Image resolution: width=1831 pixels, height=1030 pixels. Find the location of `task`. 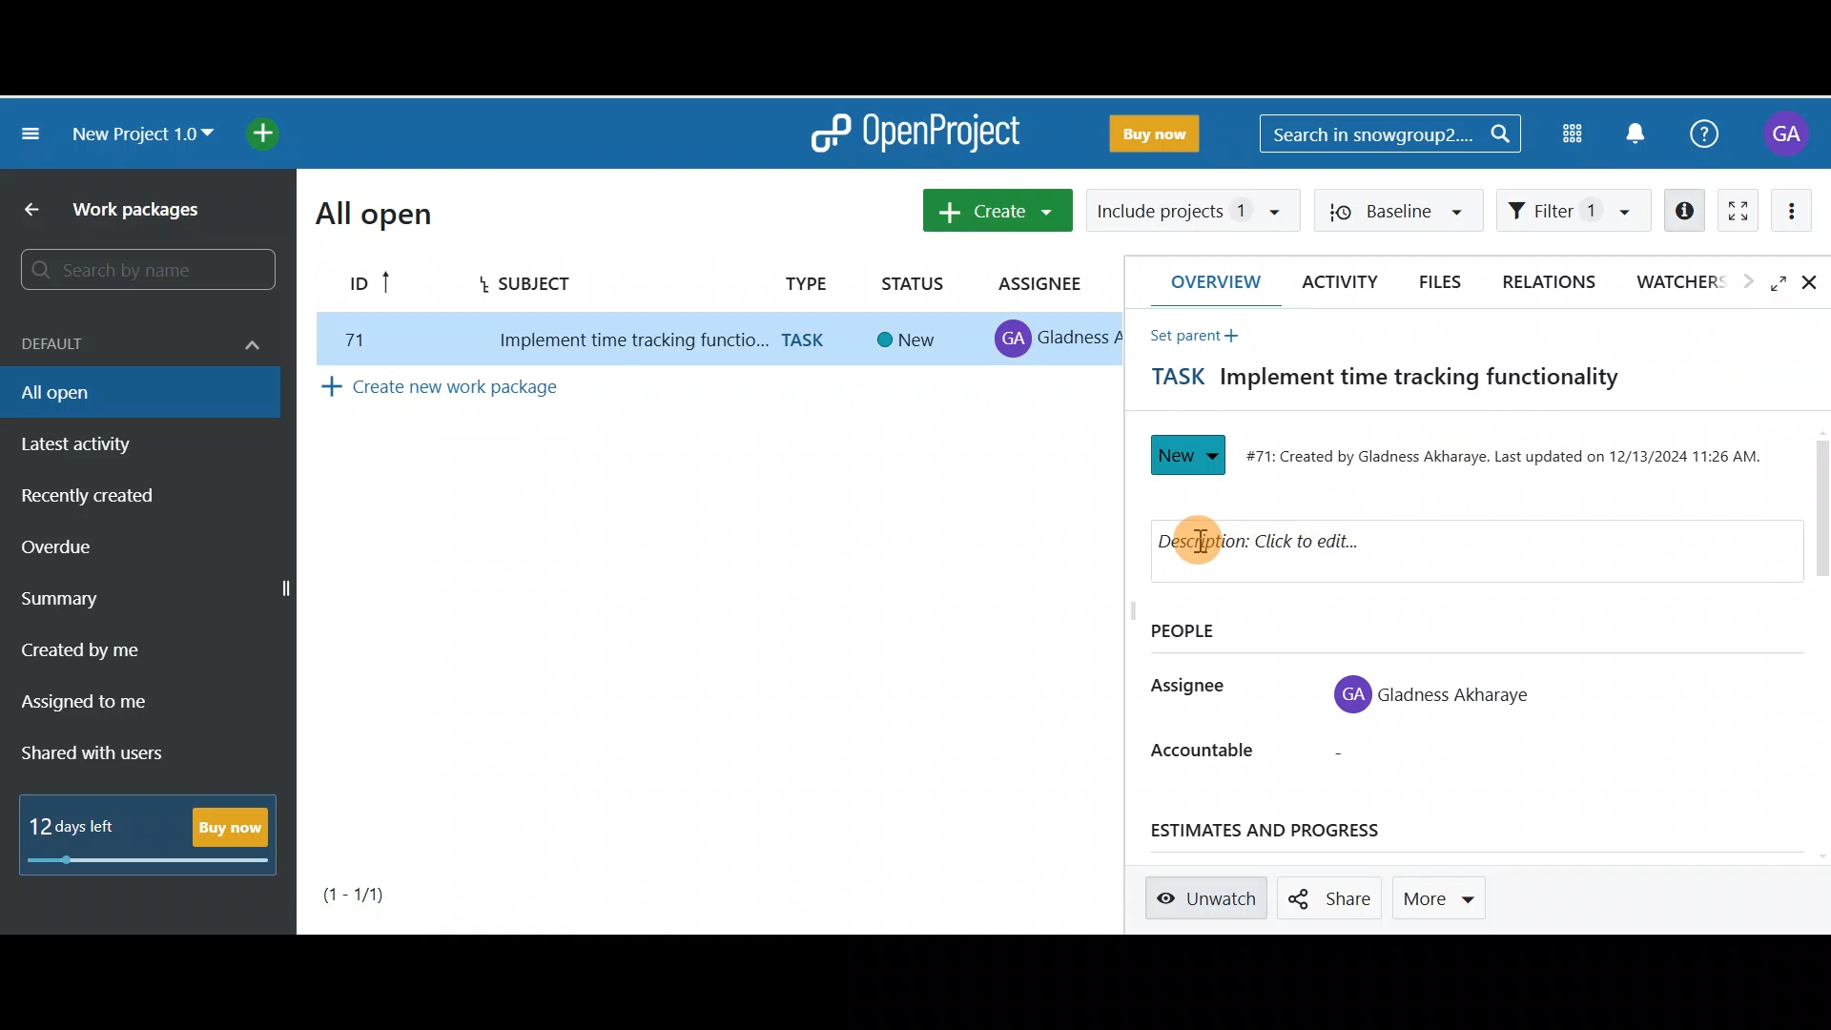

task is located at coordinates (809, 340).